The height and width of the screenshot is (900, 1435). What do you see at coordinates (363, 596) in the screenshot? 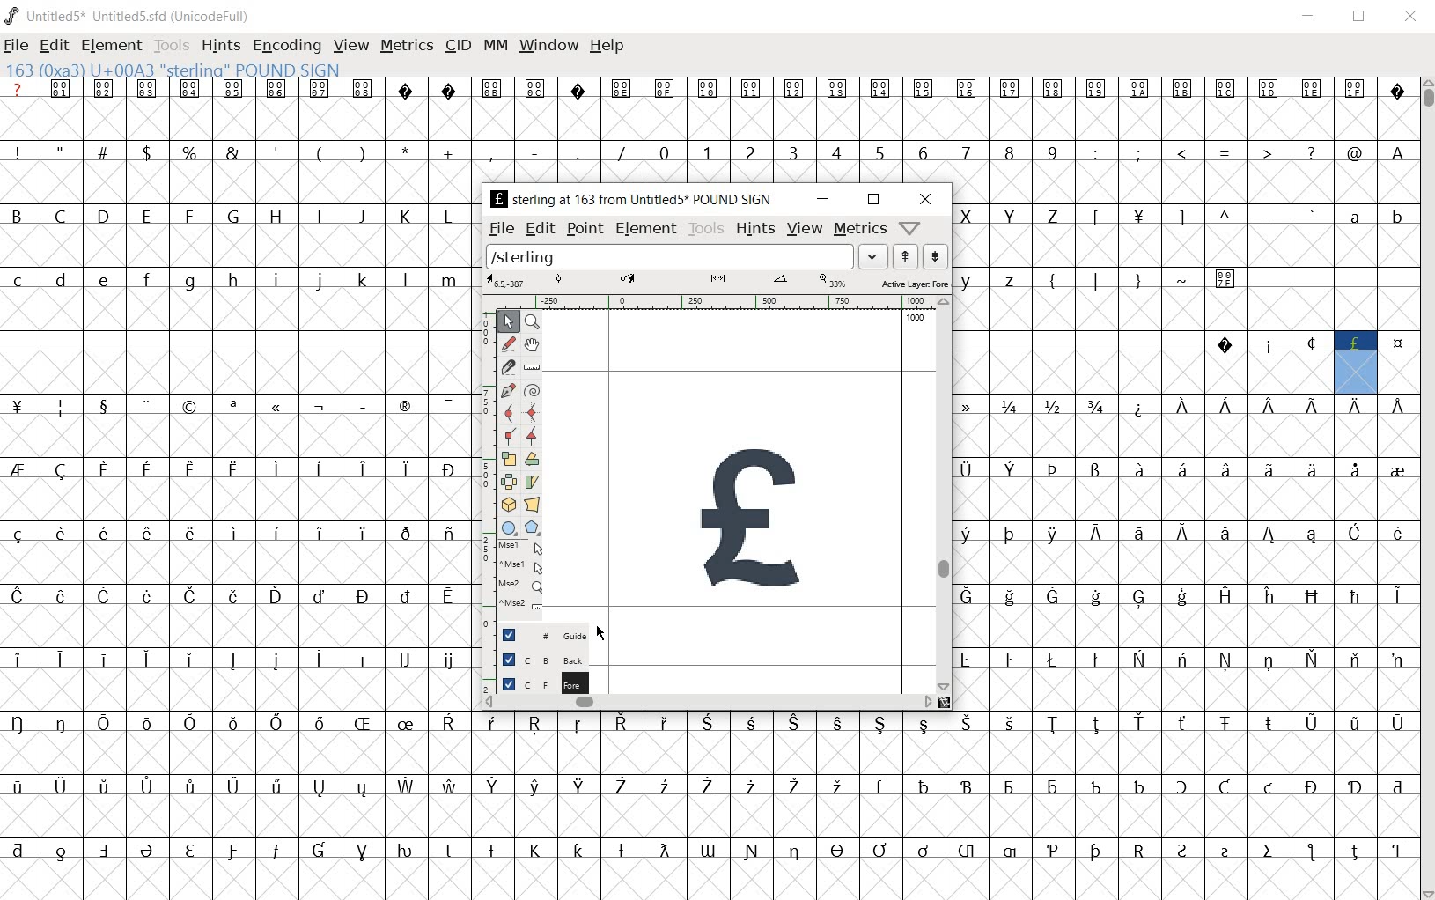
I see `Symbol` at bounding box center [363, 596].